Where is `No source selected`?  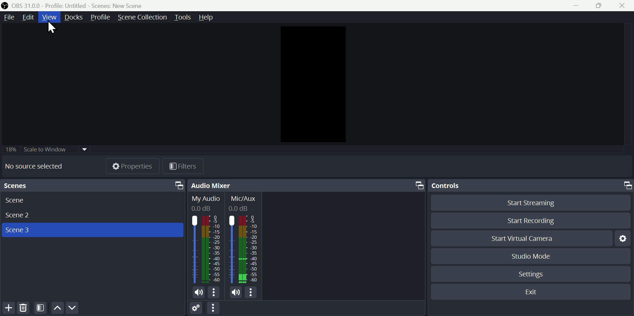 No source selected is located at coordinates (37, 166).